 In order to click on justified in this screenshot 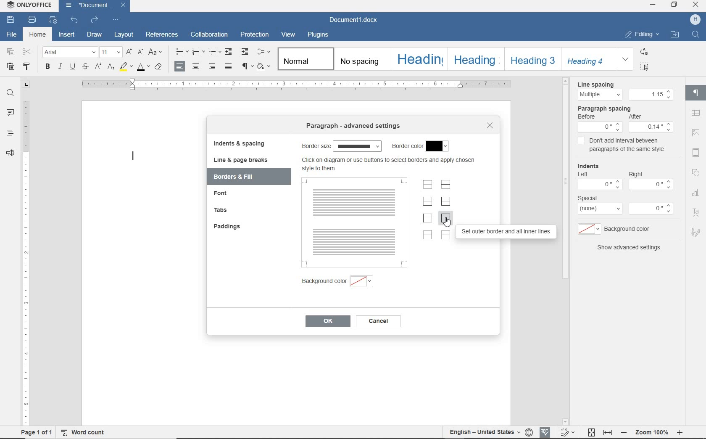, I will do `click(228, 66)`.